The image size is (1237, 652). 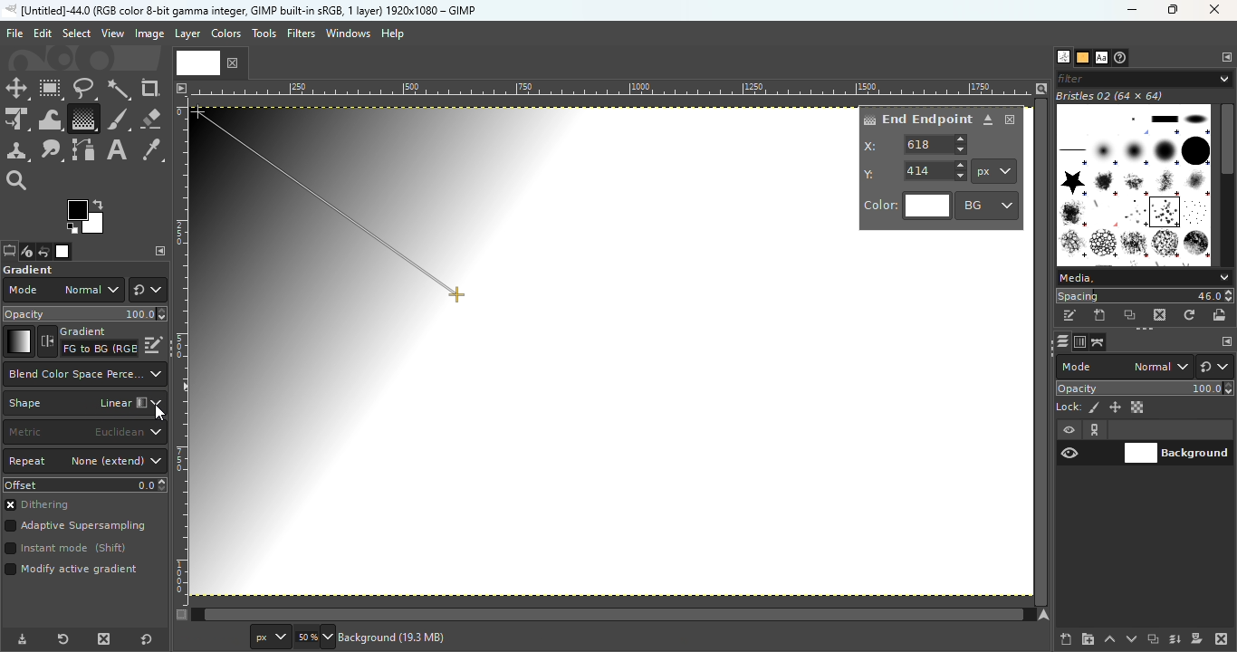 What do you see at coordinates (1225, 342) in the screenshot?
I see `Configure this tab` at bounding box center [1225, 342].